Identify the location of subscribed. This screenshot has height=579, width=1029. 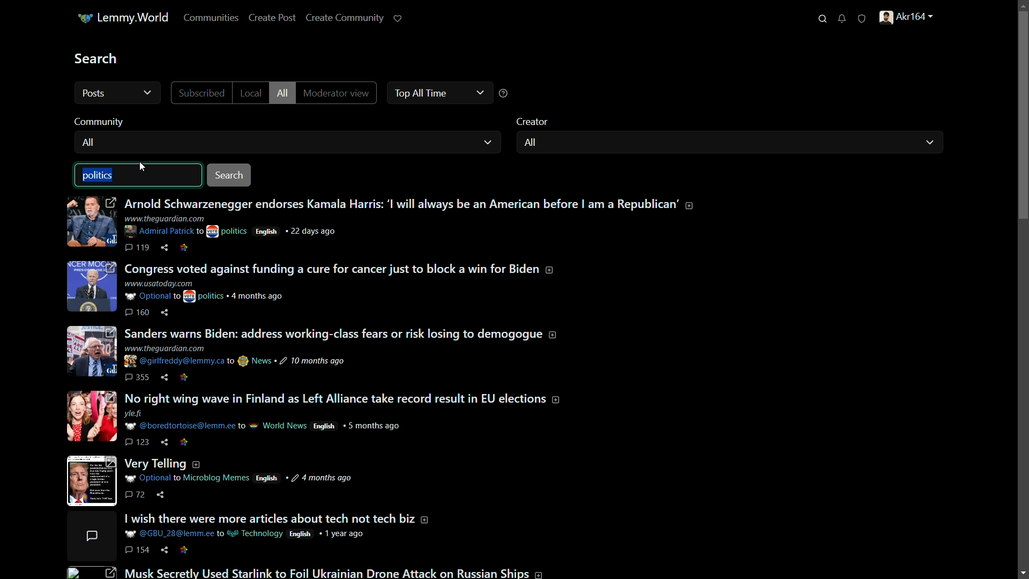
(207, 93).